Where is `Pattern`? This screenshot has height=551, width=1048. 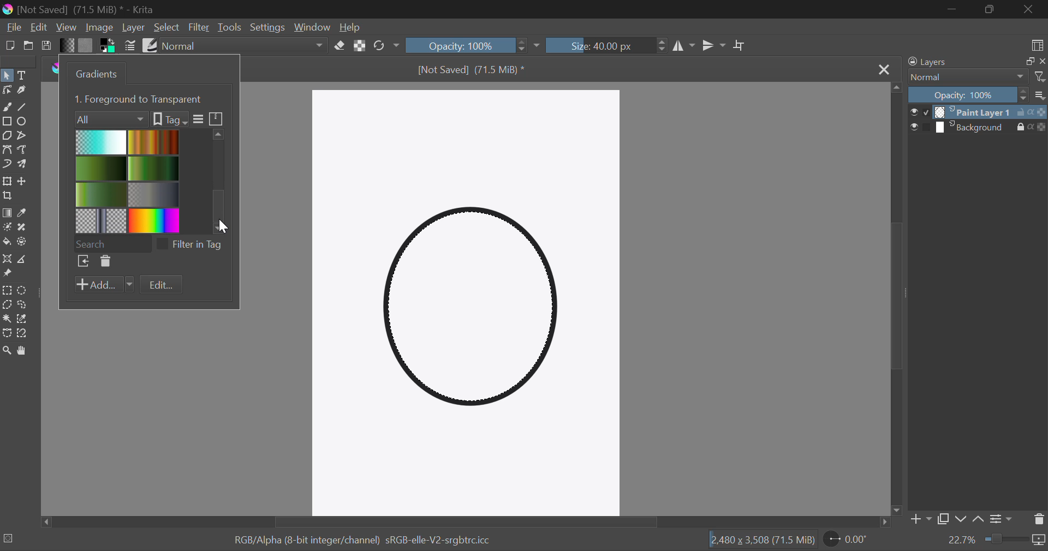 Pattern is located at coordinates (102, 220).